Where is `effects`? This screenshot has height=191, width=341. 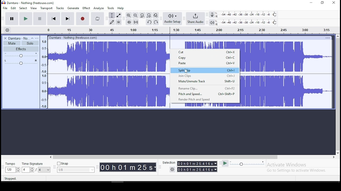
effects is located at coordinates (21, 49).